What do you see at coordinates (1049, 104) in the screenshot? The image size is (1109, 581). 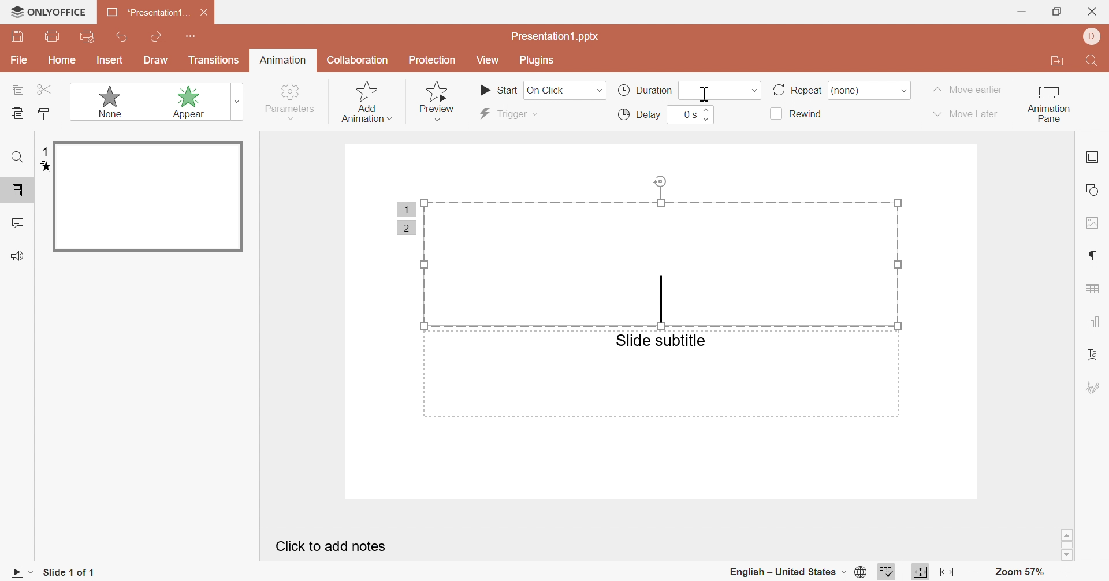 I see `animation pane` at bounding box center [1049, 104].